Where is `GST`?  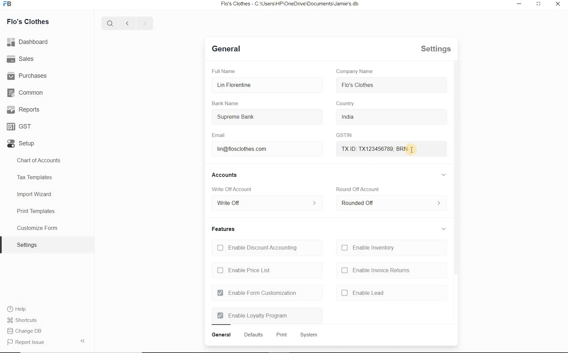
GST is located at coordinates (20, 126).